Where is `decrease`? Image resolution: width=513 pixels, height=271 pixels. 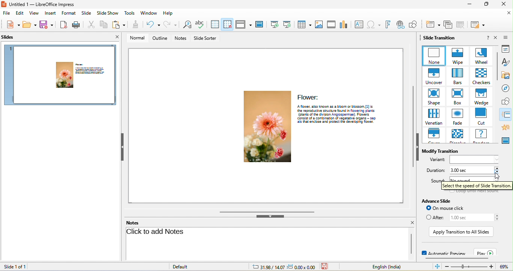 decrease is located at coordinates (498, 220).